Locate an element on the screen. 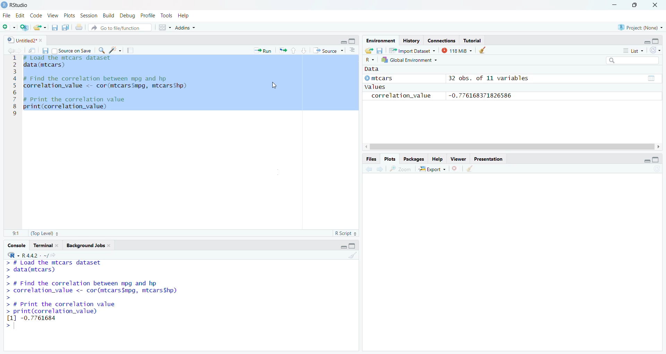 The width and height of the screenshot is (666, 354). Profile is located at coordinates (147, 15).